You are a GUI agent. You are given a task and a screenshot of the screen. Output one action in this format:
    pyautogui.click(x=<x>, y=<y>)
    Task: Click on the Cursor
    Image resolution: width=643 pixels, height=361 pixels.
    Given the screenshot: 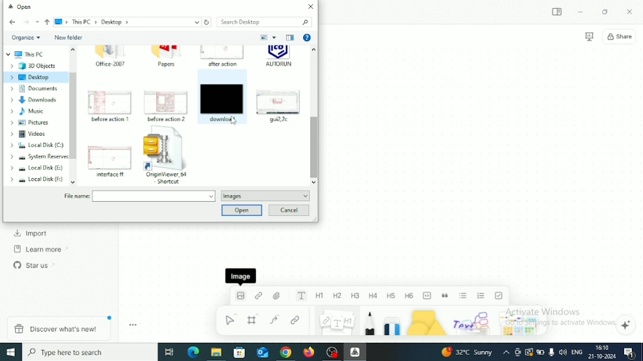 What is the action you would take?
    pyautogui.click(x=234, y=121)
    